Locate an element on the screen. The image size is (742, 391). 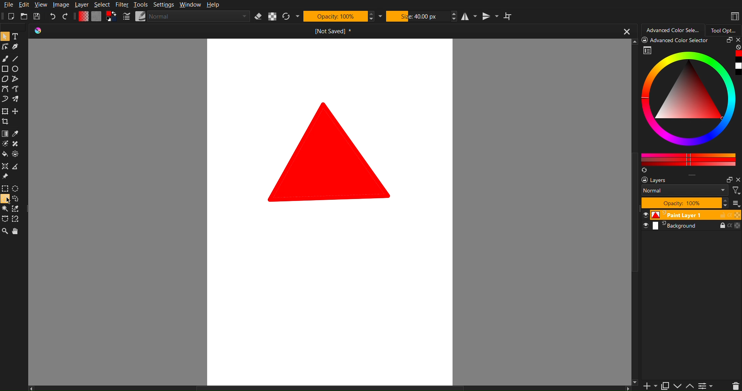
Selection square is located at coordinates (5, 189).